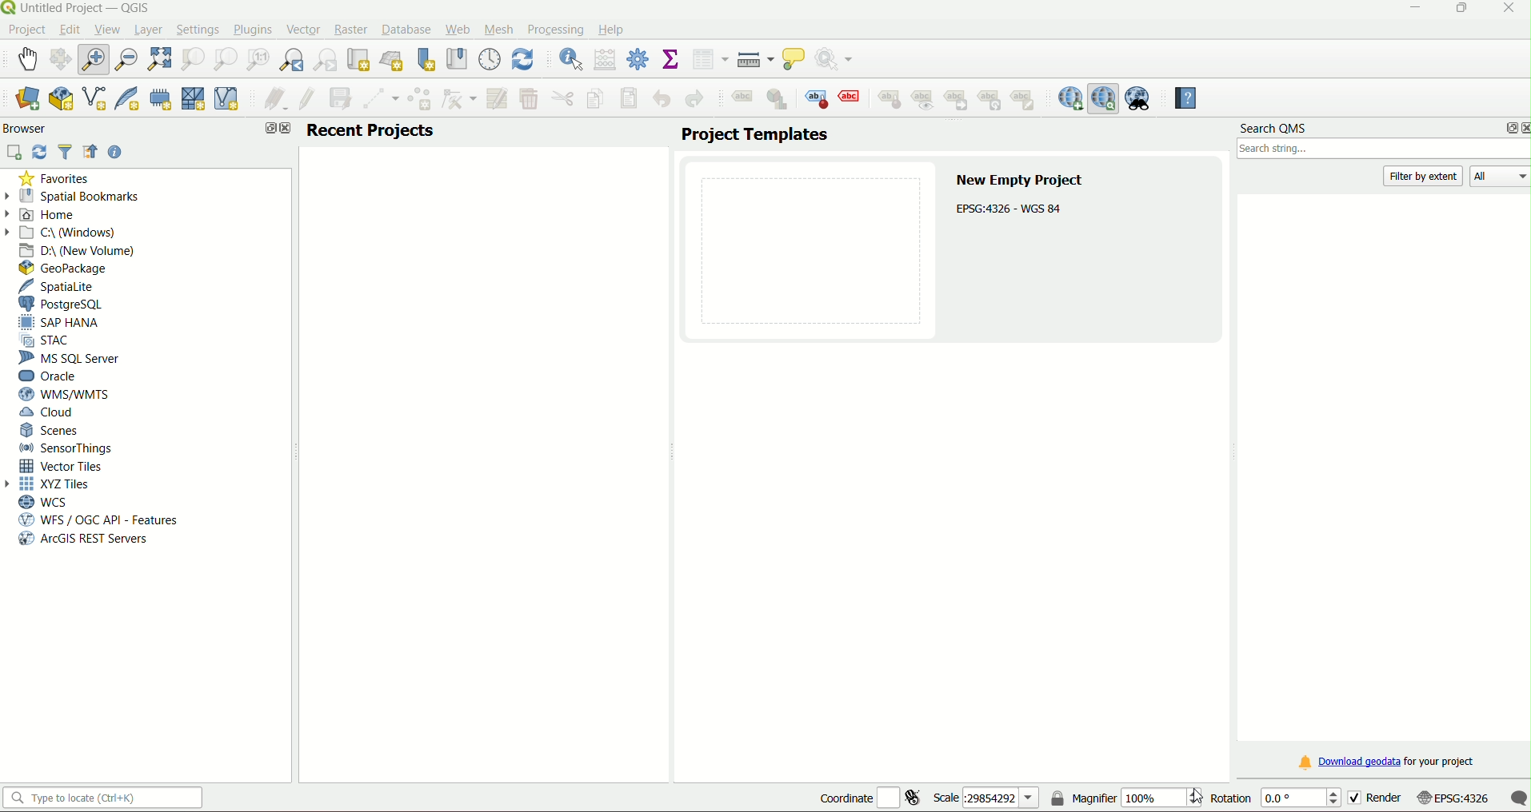 The image size is (1531, 812). I want to click on zoom out, so click(128, 58).